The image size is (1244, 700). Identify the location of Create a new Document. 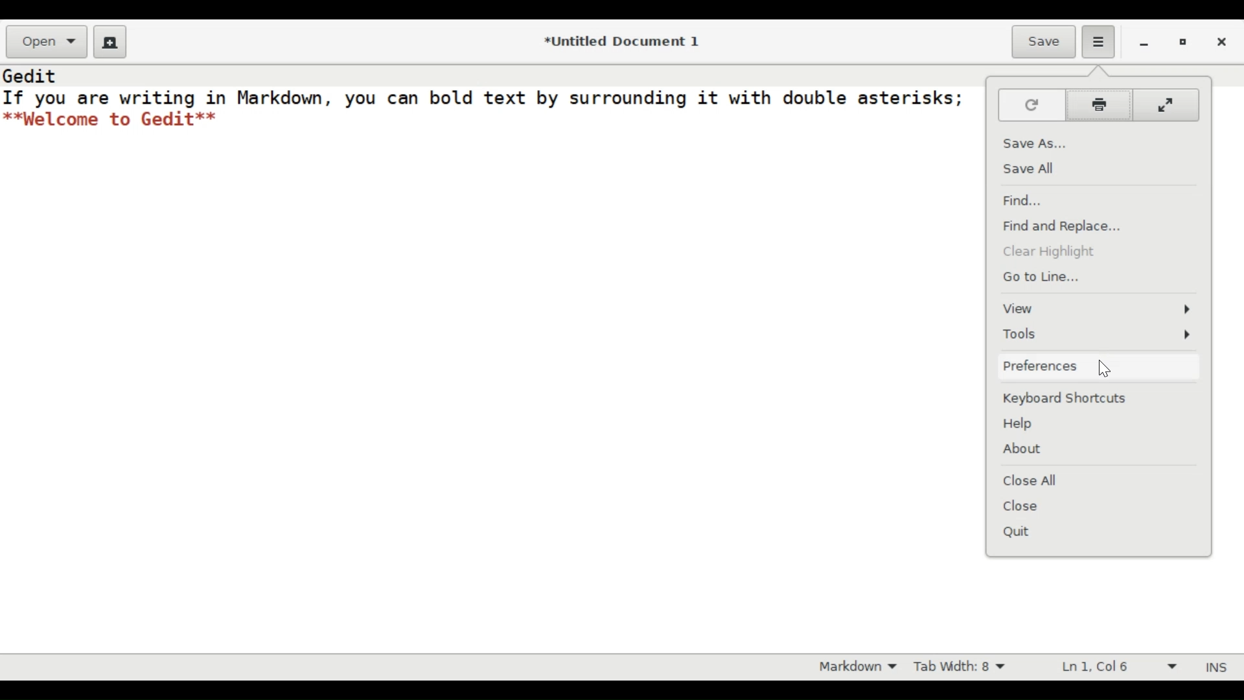
(110, 41).